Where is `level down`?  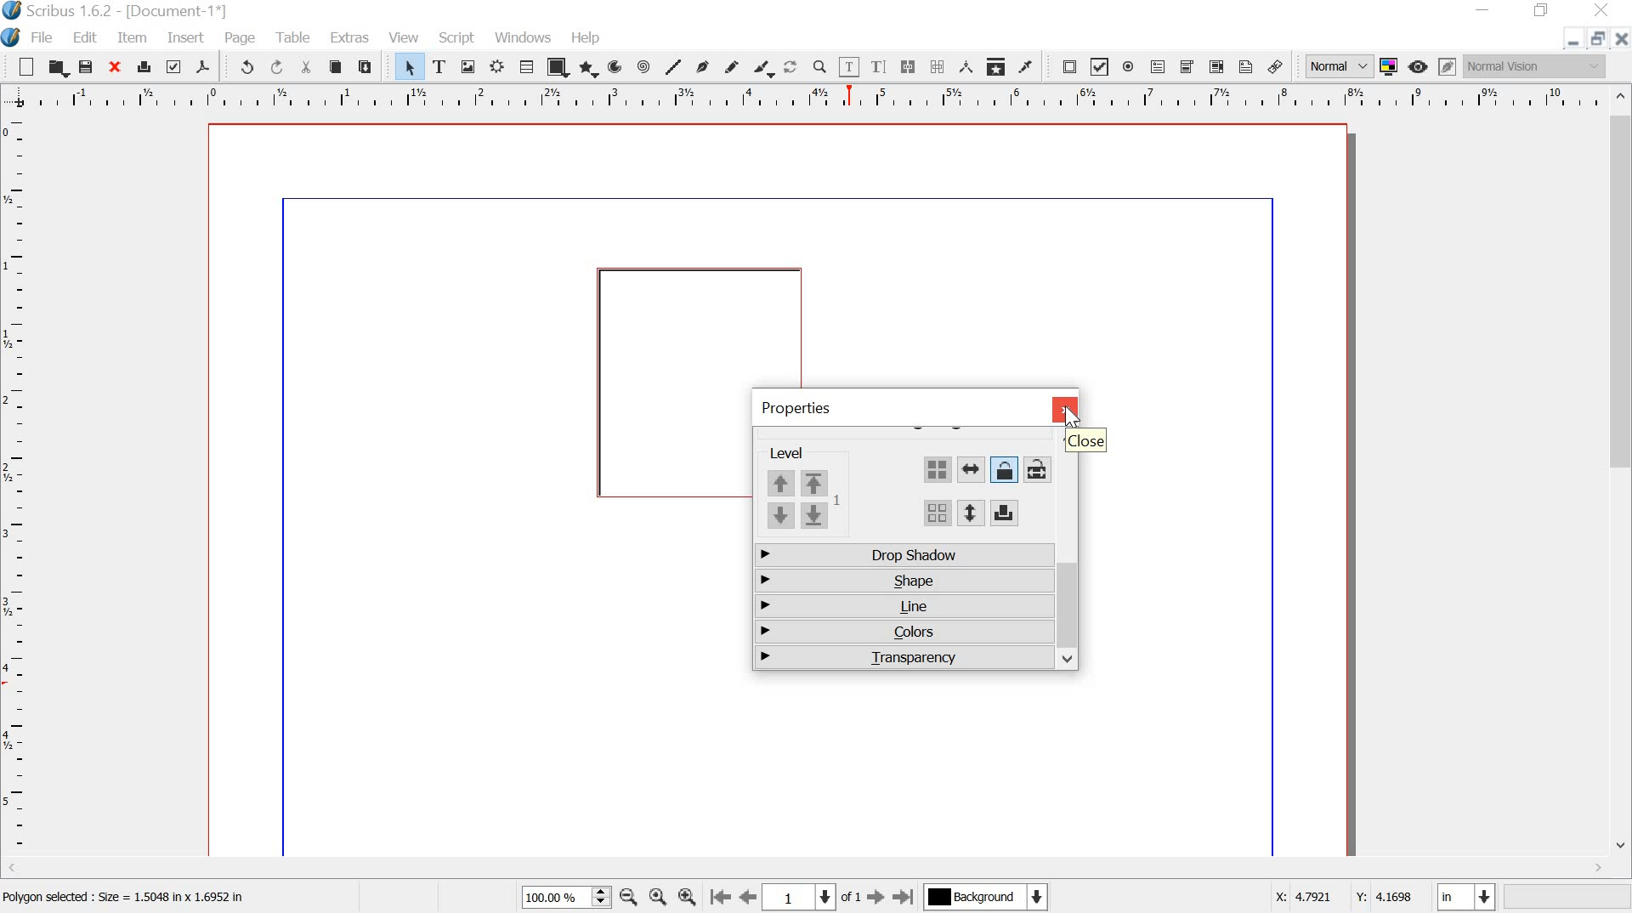
level down is located at coordinates (798, 516).